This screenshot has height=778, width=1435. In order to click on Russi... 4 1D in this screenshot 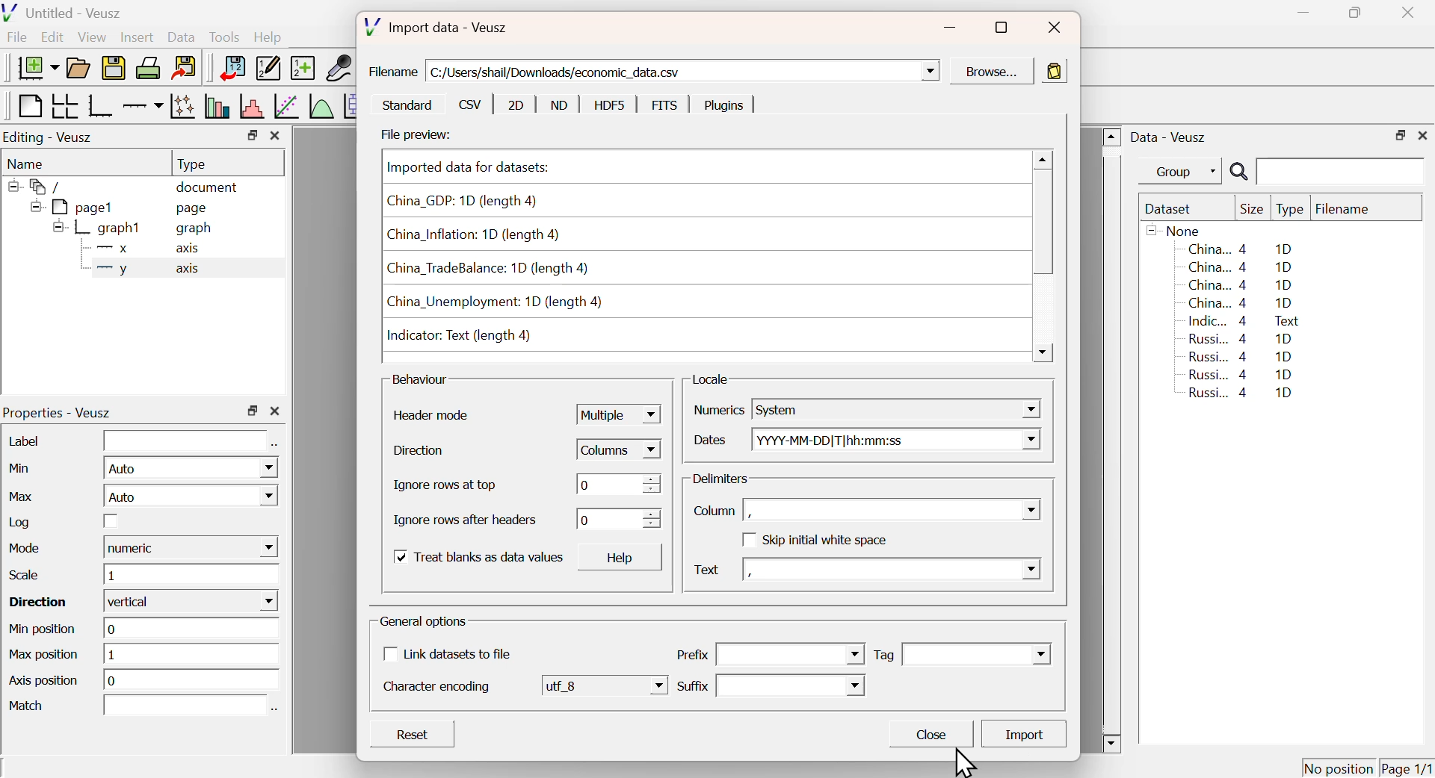, I will do `click(1243, 338)`.